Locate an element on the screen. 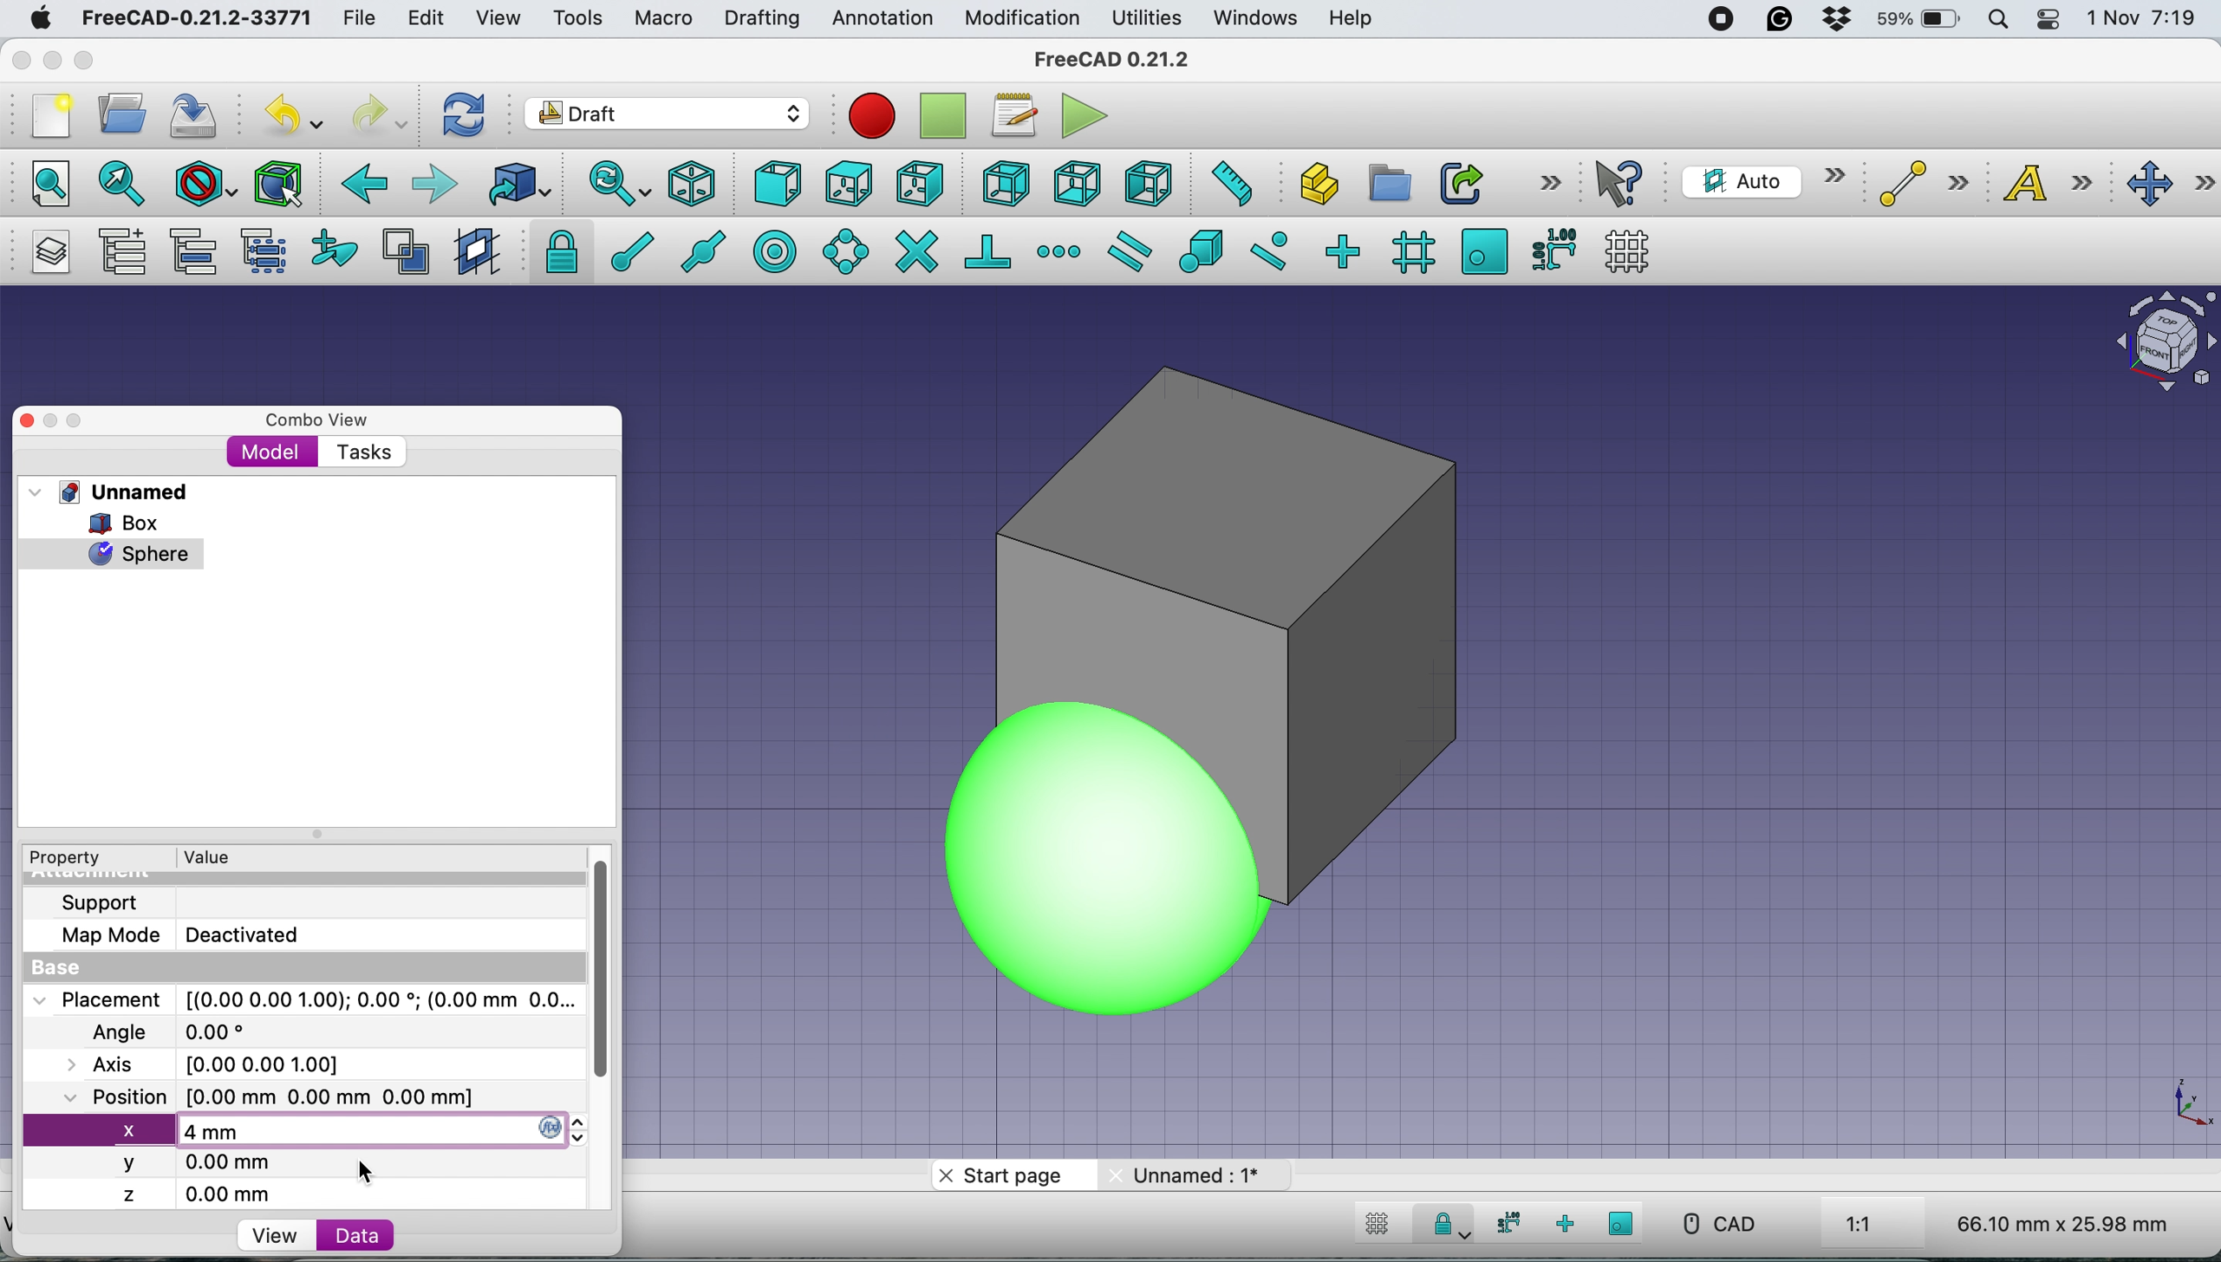 The width and height of the screenshot is (2221, 1262). drafting is located at coordinates (761, 20).